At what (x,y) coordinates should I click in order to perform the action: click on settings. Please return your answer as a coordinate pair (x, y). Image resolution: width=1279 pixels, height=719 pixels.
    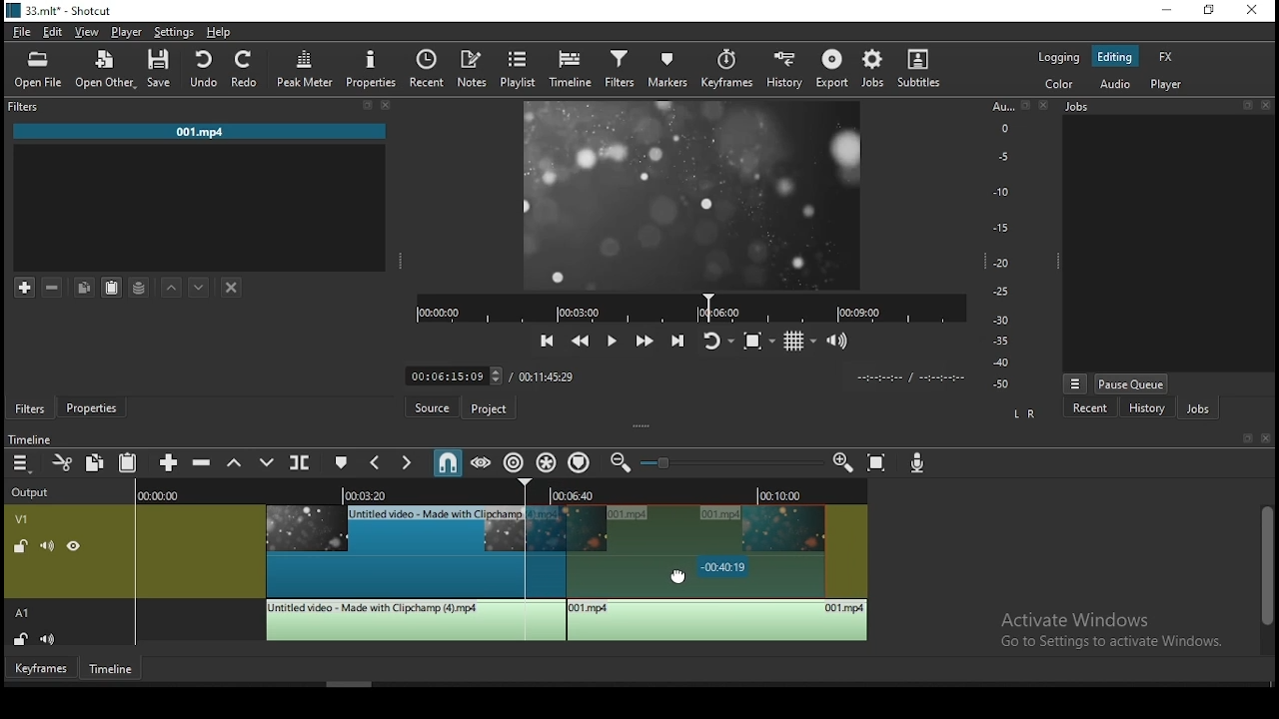
    Looking at the image, I should click on (172, 33).